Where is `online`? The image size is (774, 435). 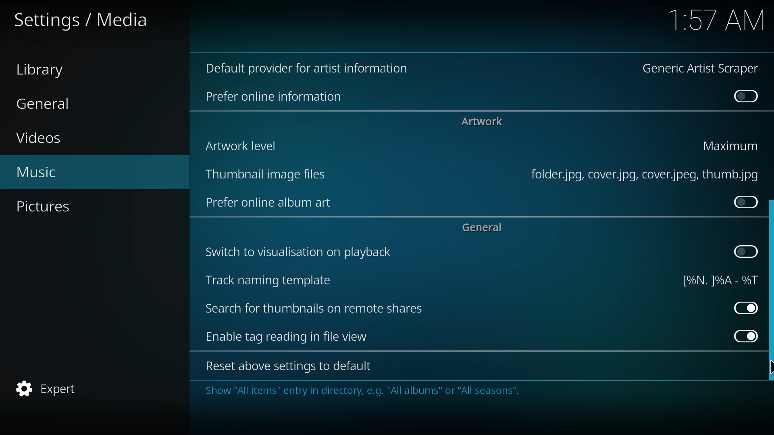
online is located at coordinates (275, 97).